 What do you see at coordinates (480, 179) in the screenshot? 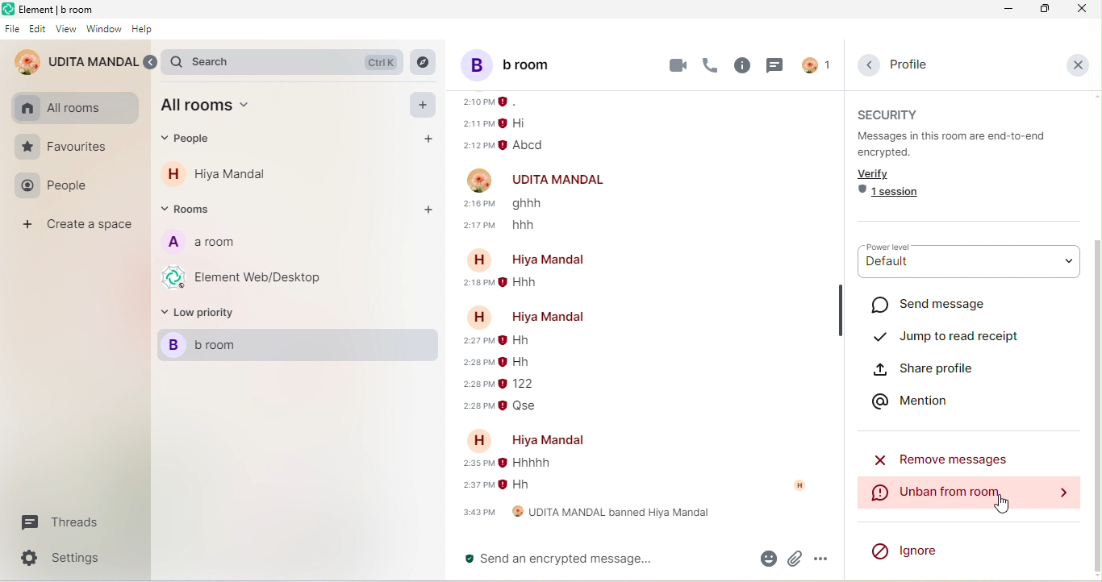
I see `account profile image` at bounding box center [480, 179].